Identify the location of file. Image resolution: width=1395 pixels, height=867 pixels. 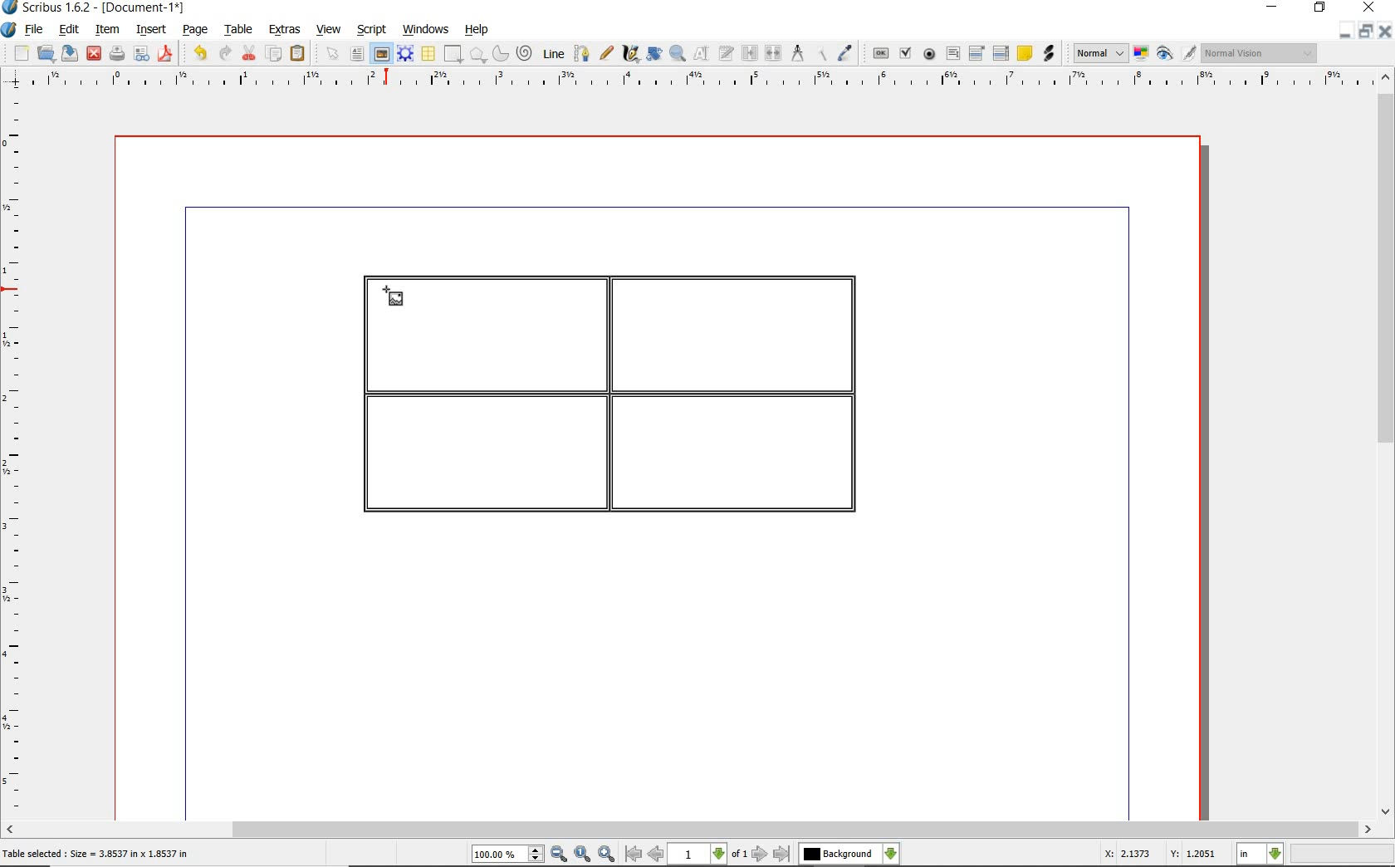
(35, 31).